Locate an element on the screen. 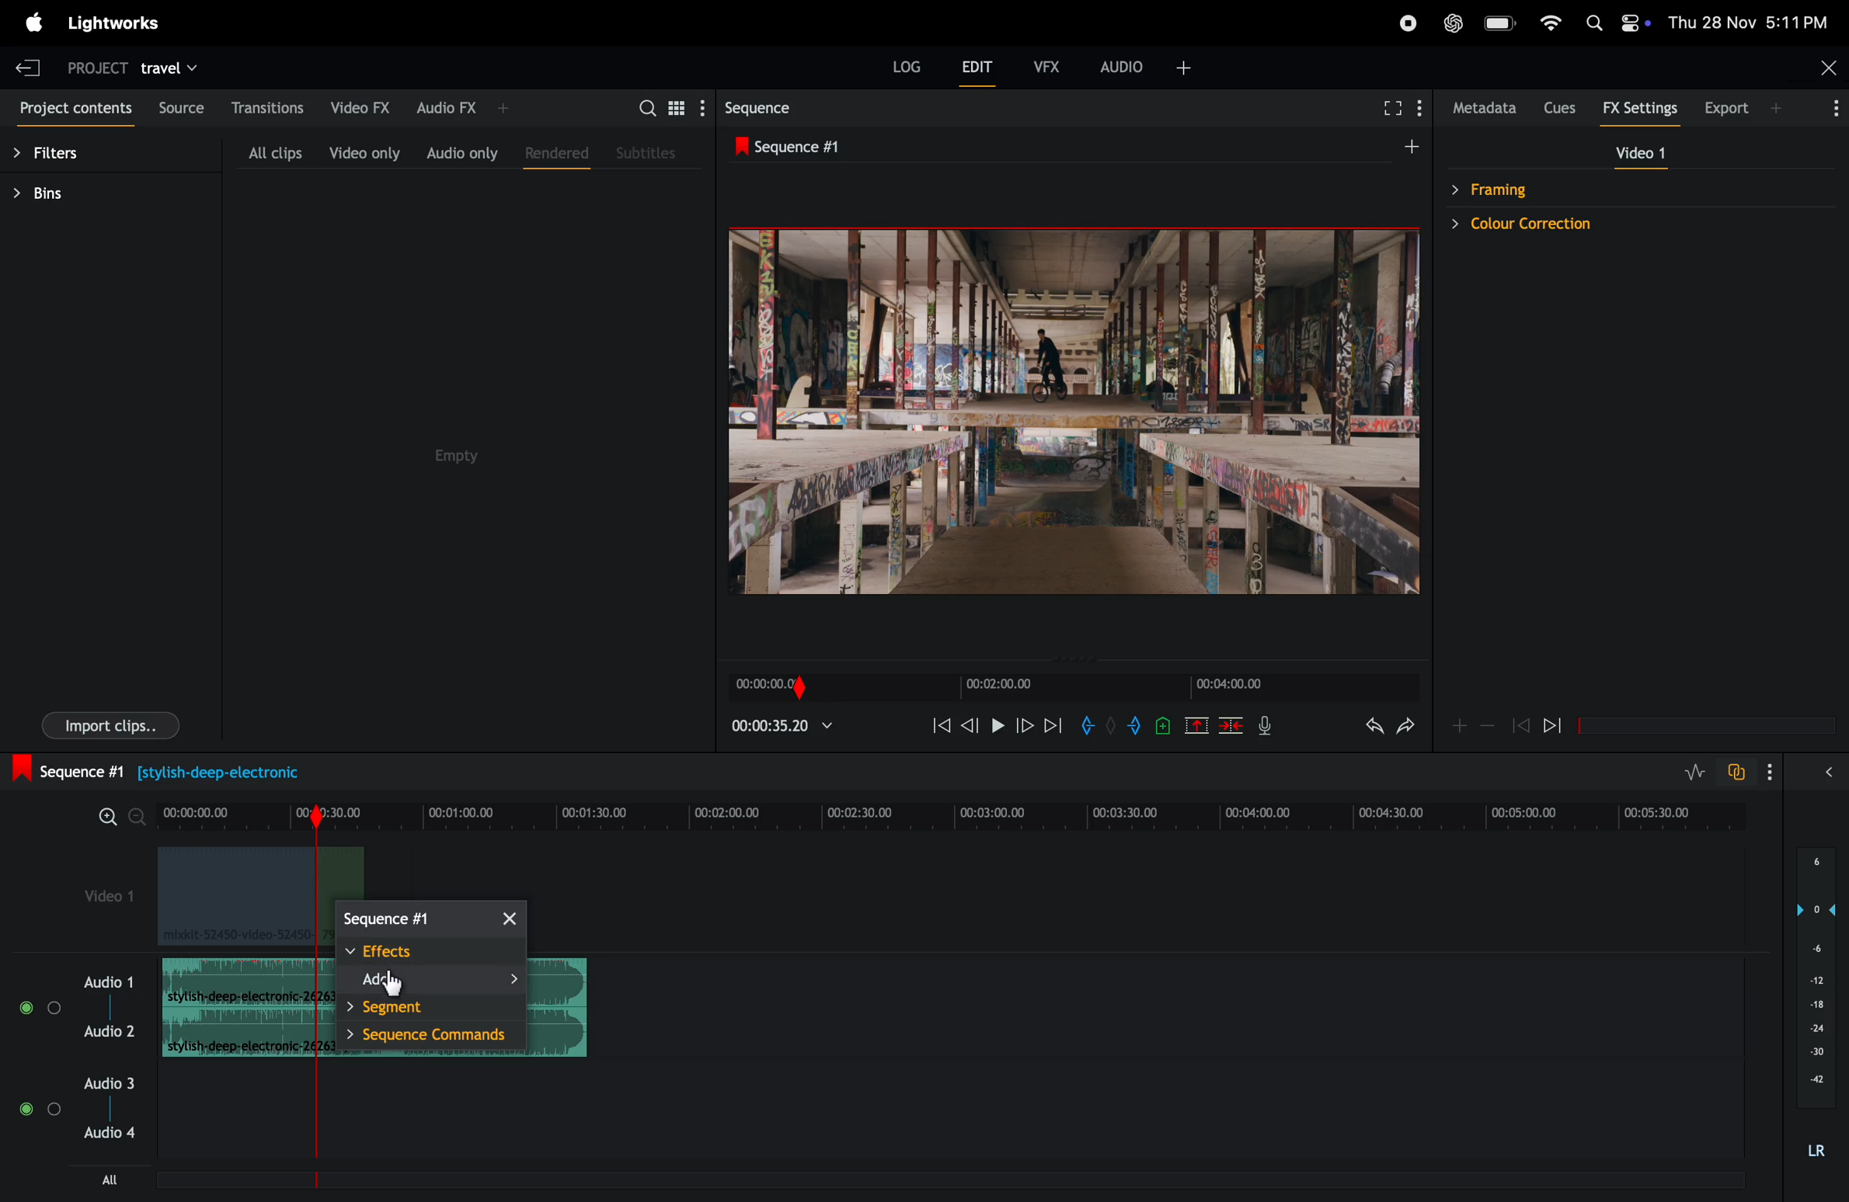 This screenshot has height=1202, width=1849. sequence is located at coordinates (429, 918).